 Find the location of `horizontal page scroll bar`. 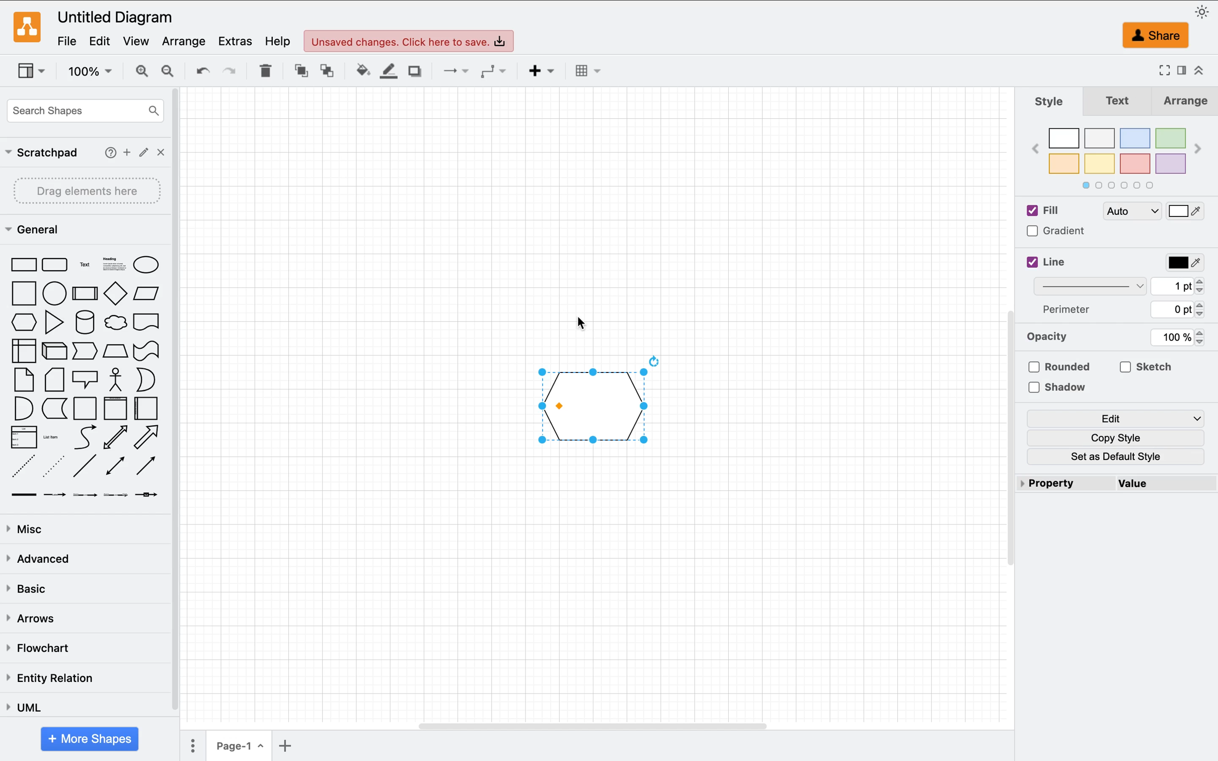

horizontal page scroll bar is located at coordinates (587, 725).